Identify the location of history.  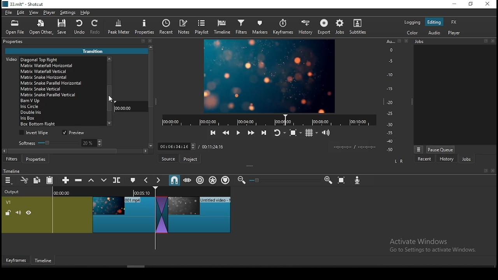
(446, 159).